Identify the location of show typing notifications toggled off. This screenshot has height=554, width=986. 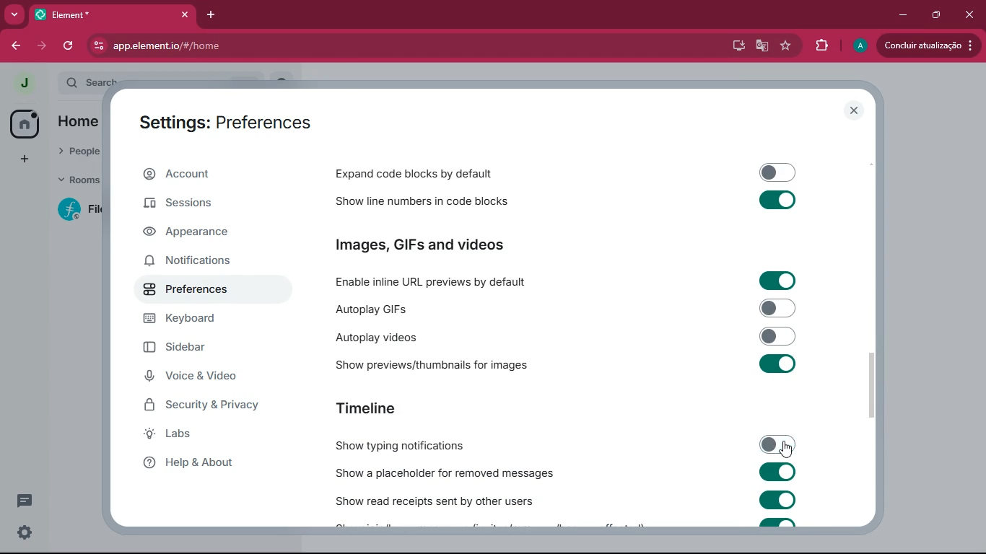
(777, 444).